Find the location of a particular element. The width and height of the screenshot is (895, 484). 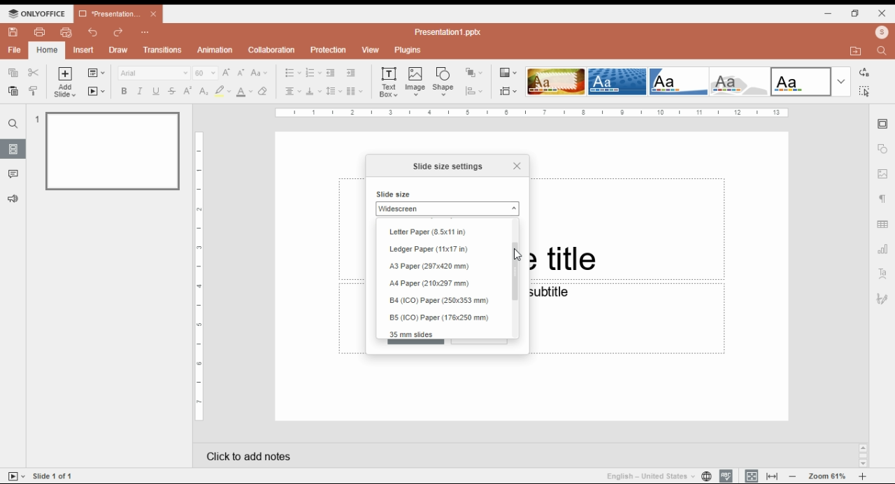

Customize quick access is located at coordinates (145, 32).